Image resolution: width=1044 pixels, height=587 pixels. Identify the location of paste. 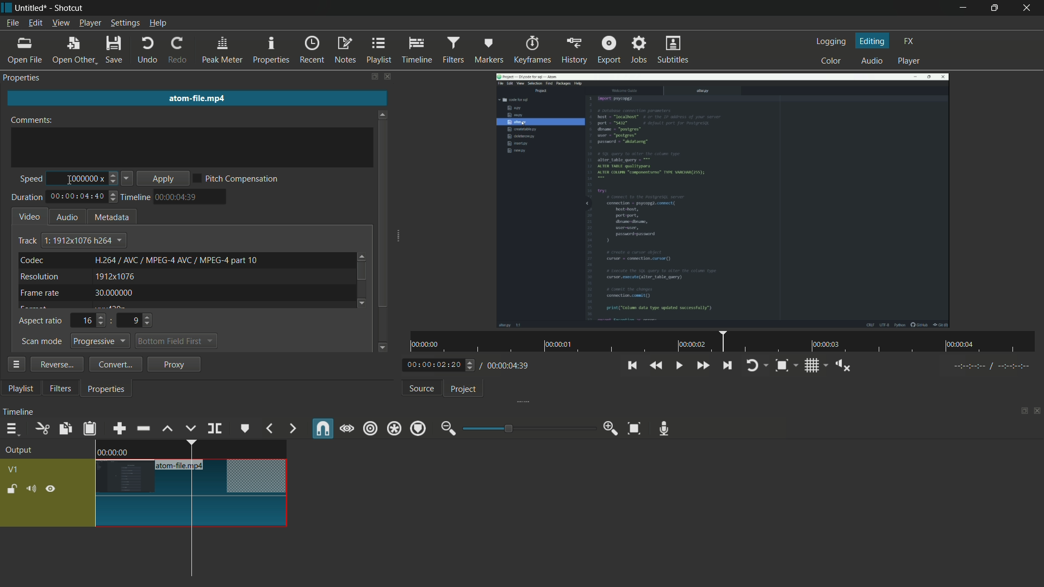
(89, 428).